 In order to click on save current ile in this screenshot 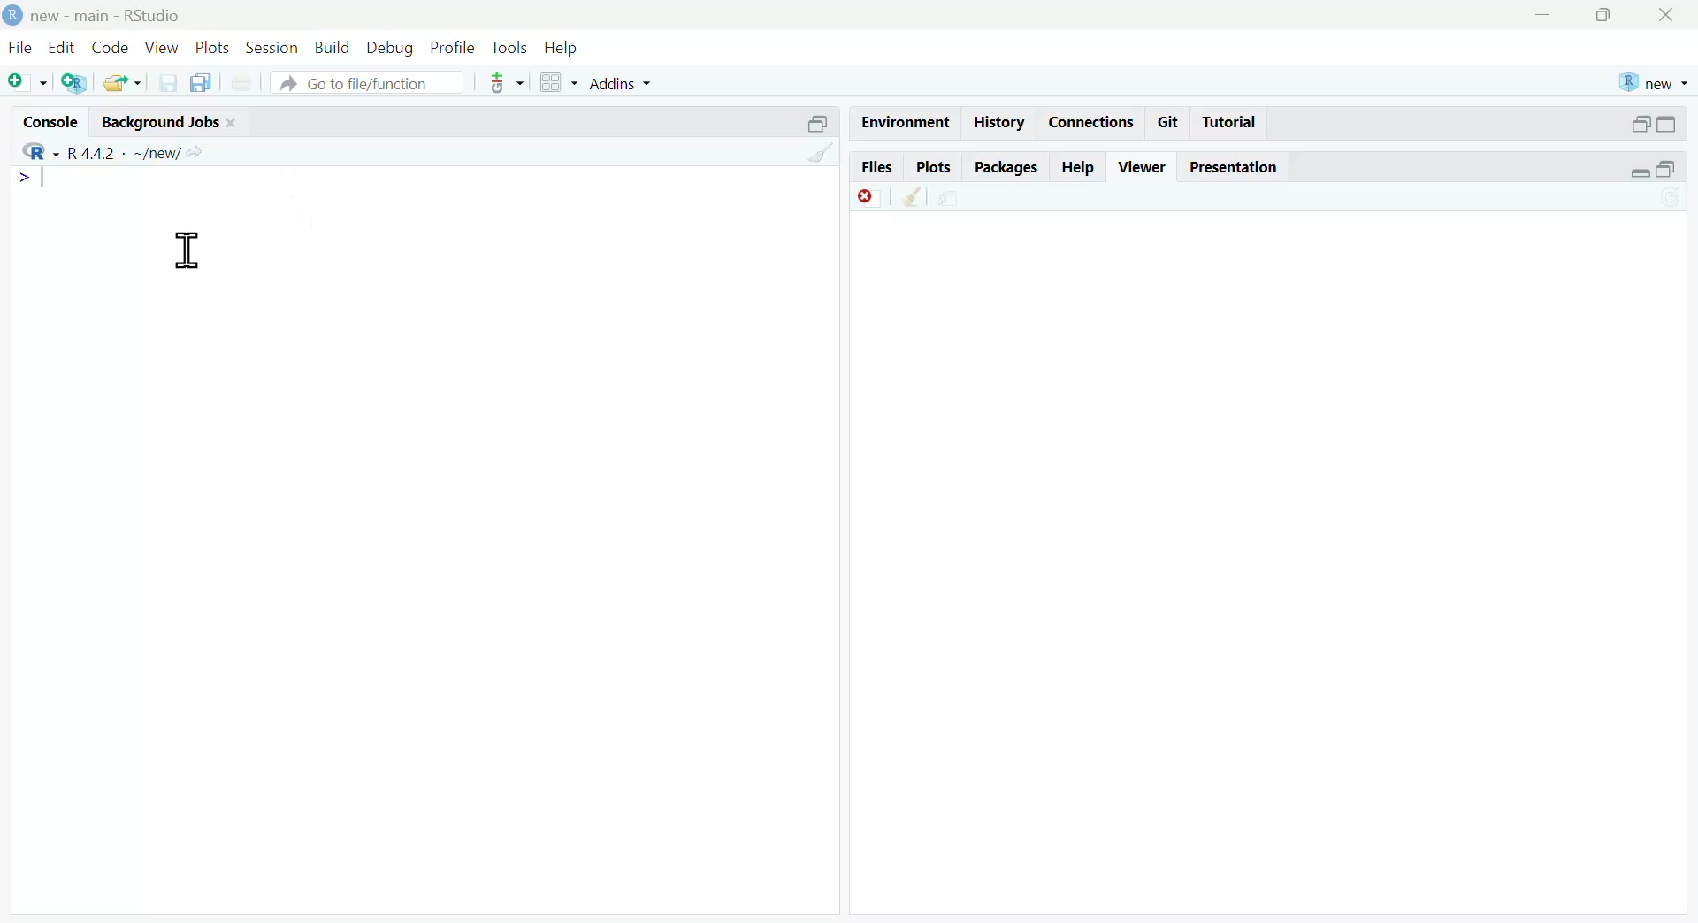, I will do `click(161, 82)`.